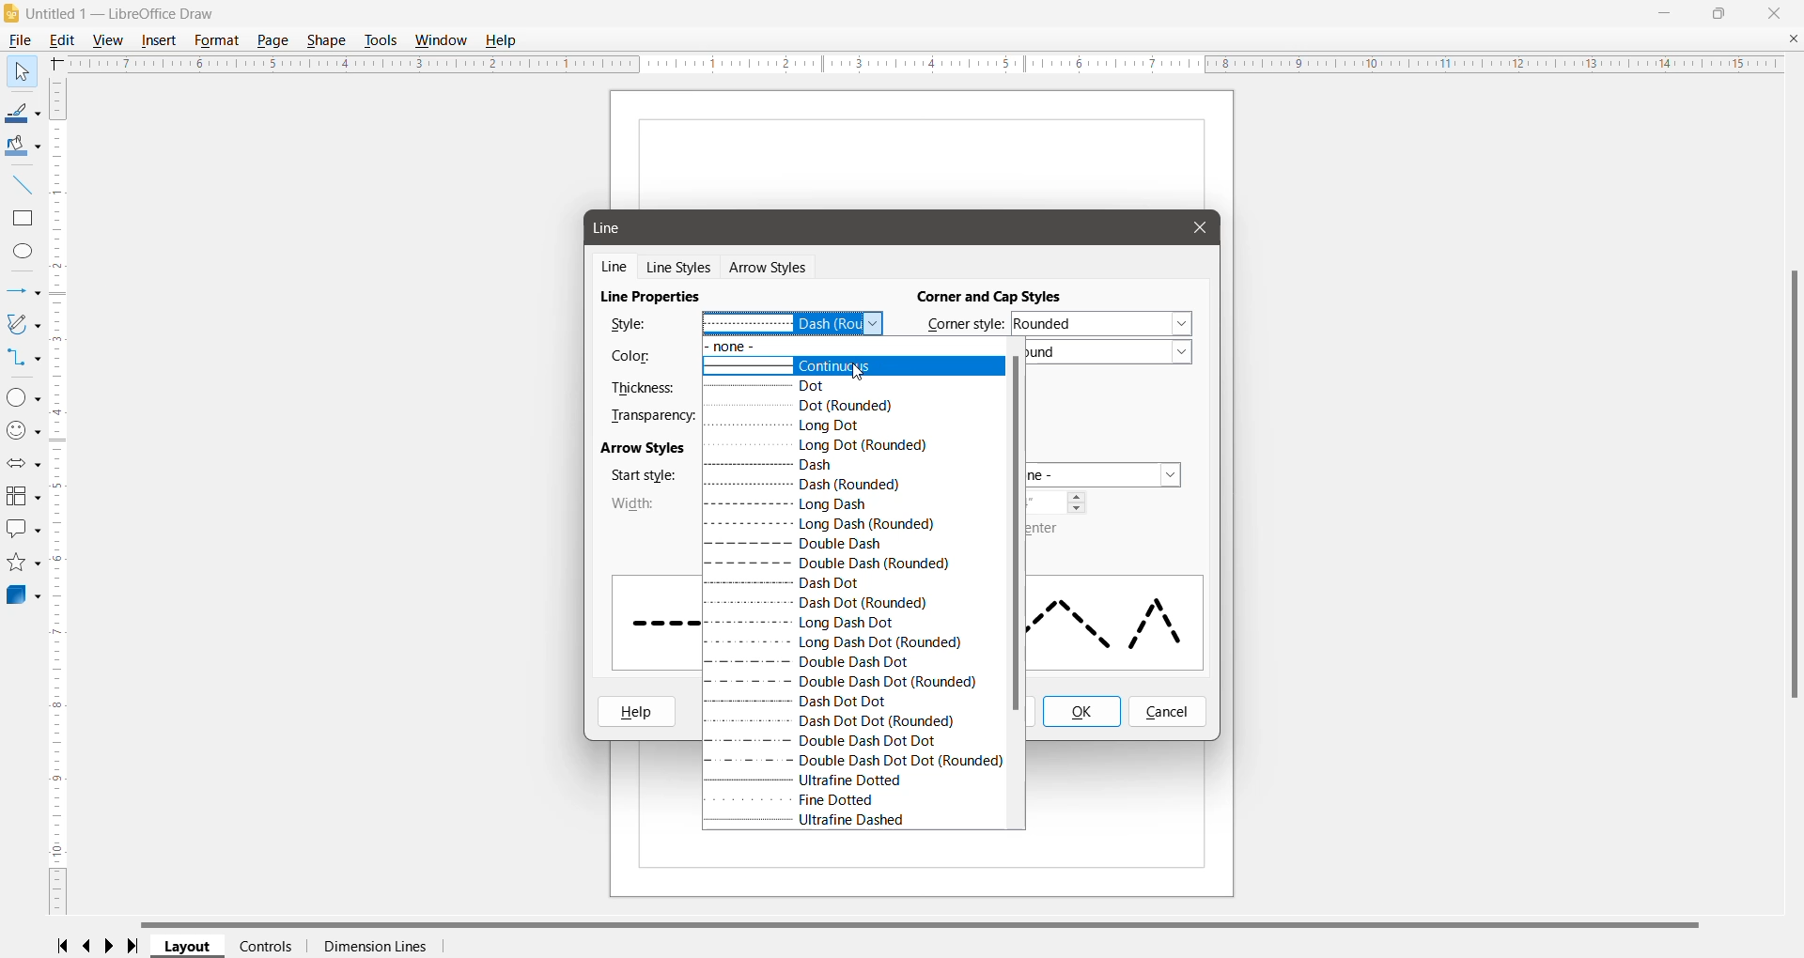 Image resolution: width=1804 pixels, height=958 pixels. I want to click on Curves and Polygons, so click(23, 323).